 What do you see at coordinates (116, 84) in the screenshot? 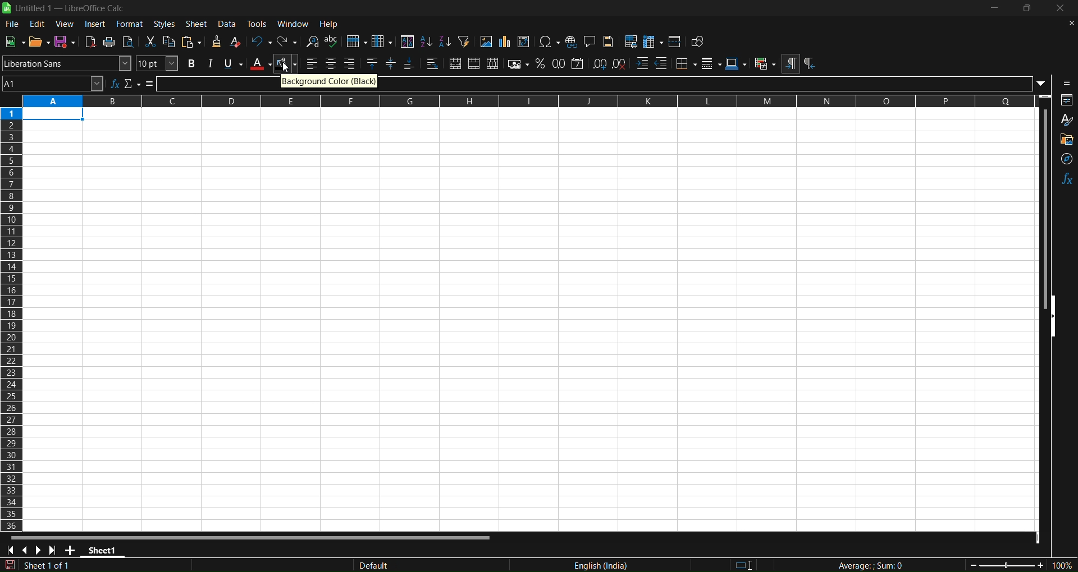
I see `function wizard` at bounding box center [116, 84].